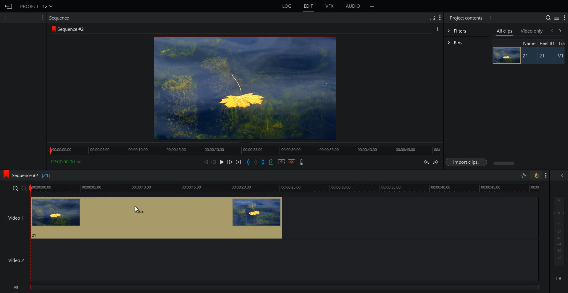  Describe the element at coordinates (42, 18) in the screenshot. I see `Show setting menu` at that location.